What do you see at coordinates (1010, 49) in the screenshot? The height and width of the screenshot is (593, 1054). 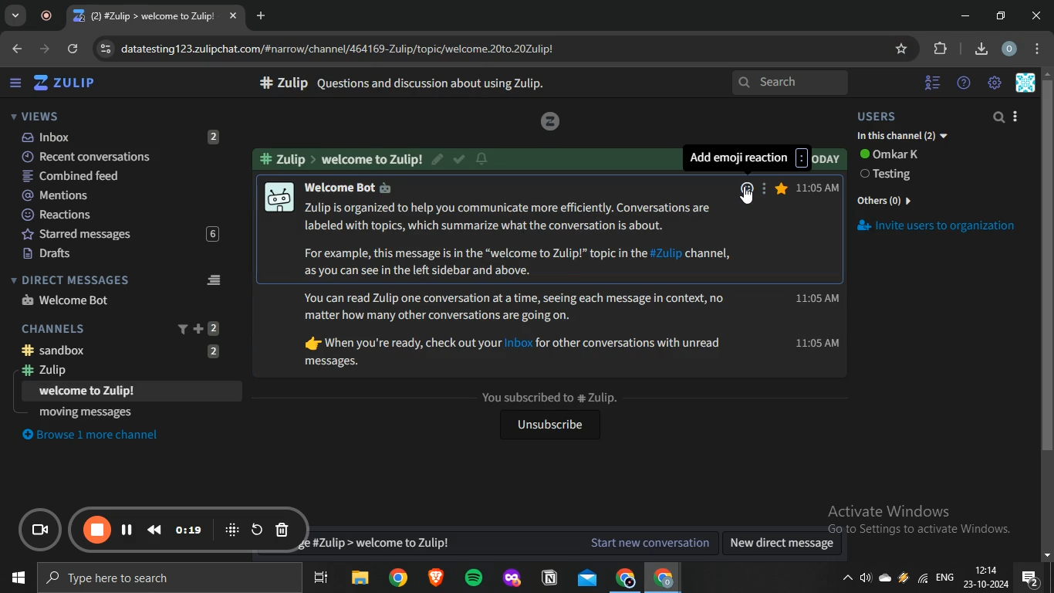 I see `account` at bounding box center [1010, 49].